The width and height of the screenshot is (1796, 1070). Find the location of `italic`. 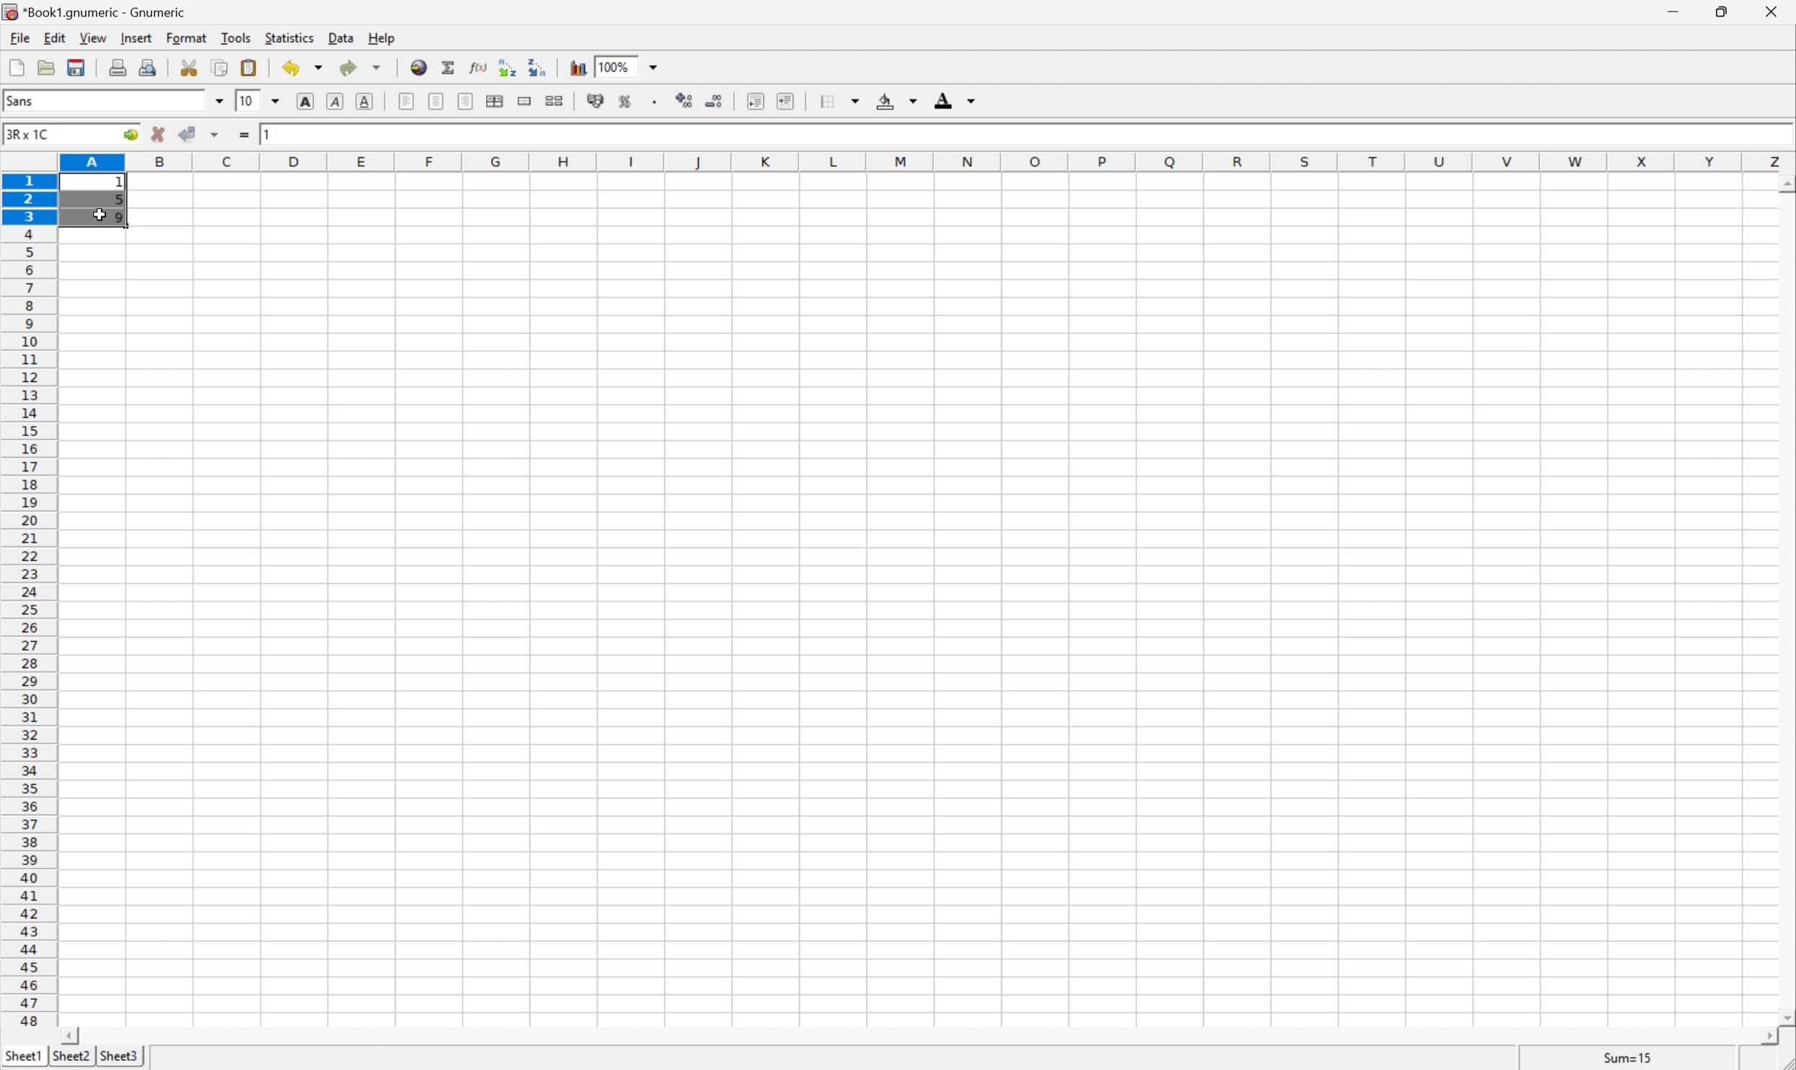

italic is located at coordinates (337, 100).